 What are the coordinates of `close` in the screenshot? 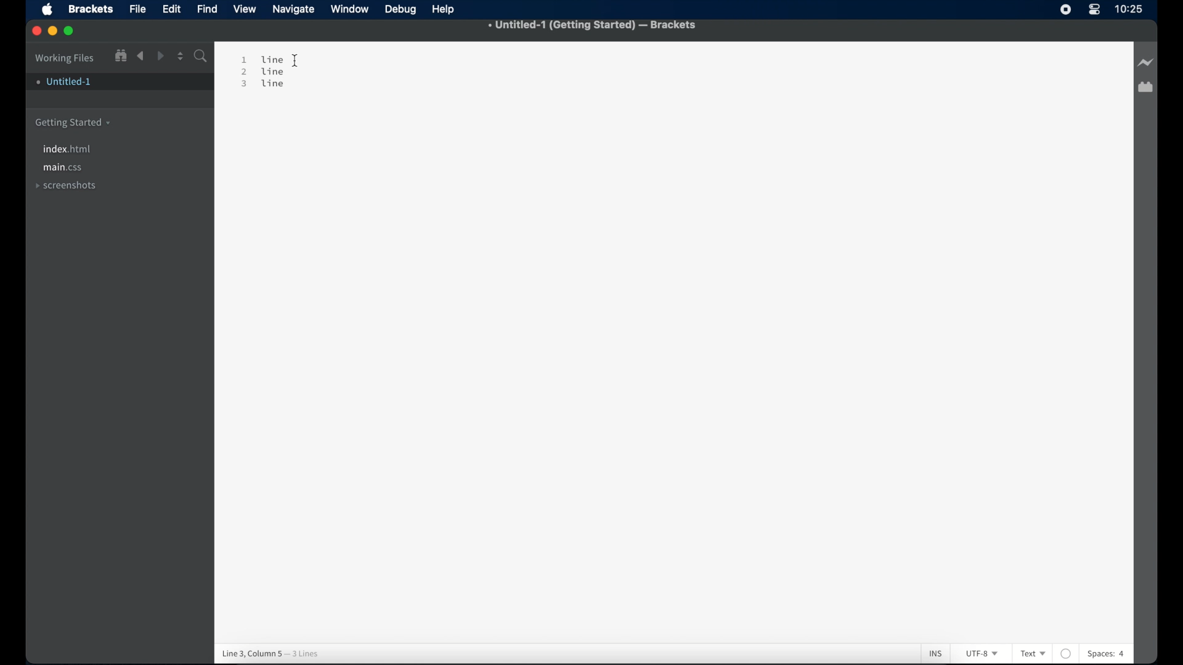 It's located at (38, 31).